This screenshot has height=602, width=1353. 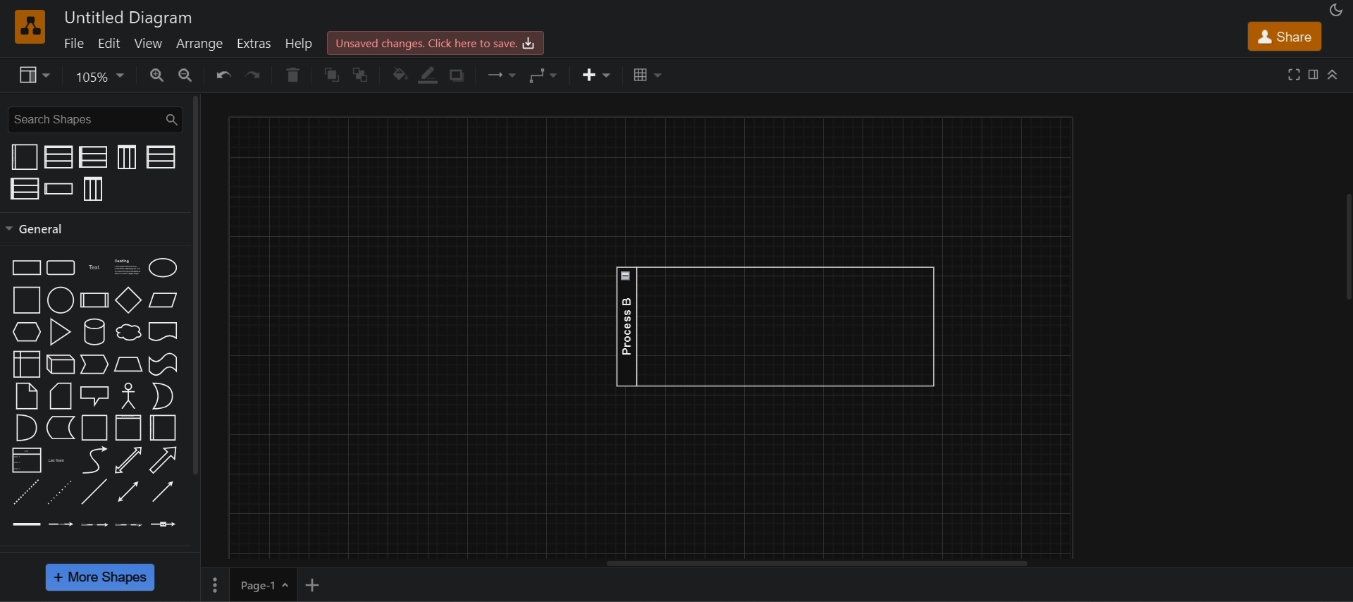 I want to click on logo, so click(x=30, y=26).